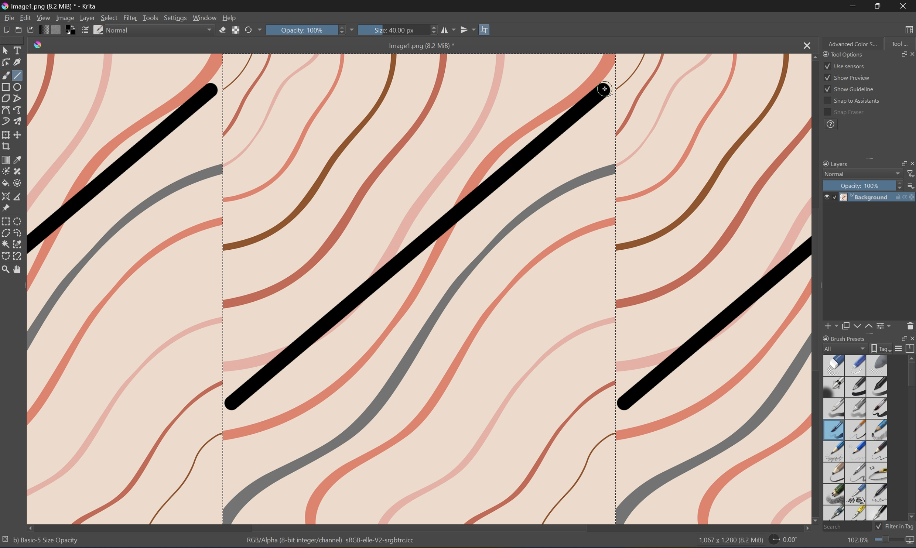  What do you see at coordinates (816, 519) in the screenshot?
I see `Scroll Bottom` at bounding box center [816, 519].